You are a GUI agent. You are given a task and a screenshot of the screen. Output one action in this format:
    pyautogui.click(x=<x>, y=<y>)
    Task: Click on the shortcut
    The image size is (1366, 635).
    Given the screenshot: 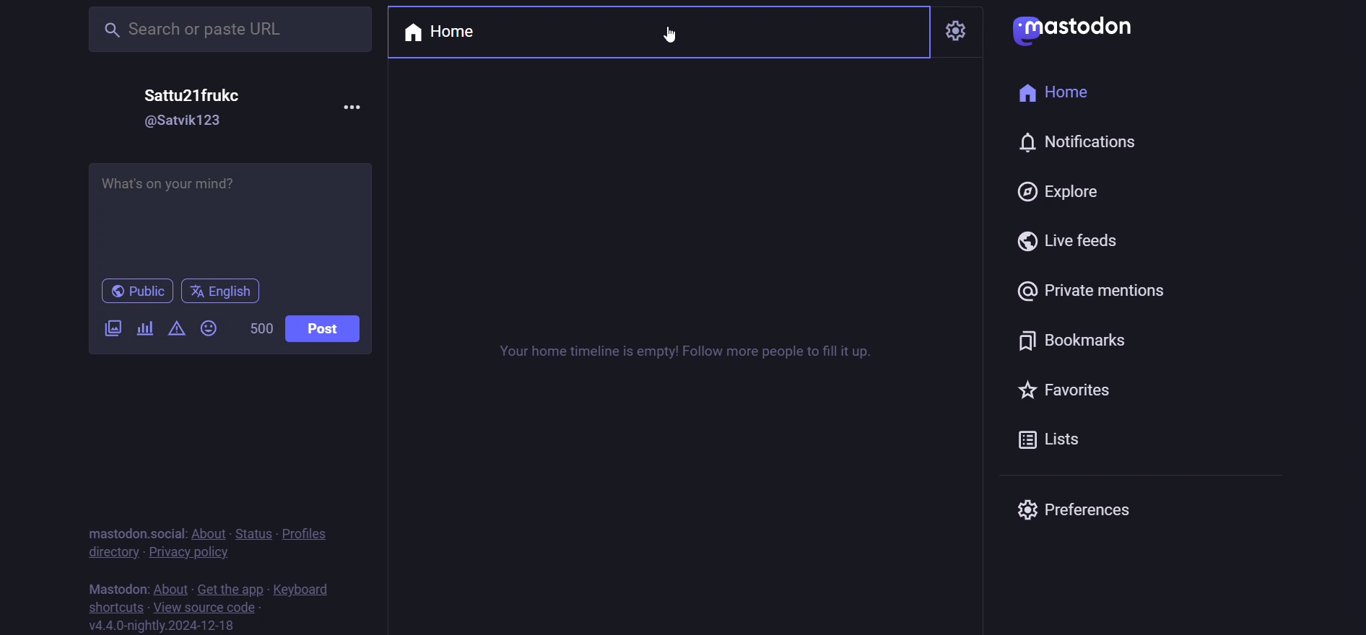 What is the action you would take?
    pyautogui.click(x=114, y=607)
    